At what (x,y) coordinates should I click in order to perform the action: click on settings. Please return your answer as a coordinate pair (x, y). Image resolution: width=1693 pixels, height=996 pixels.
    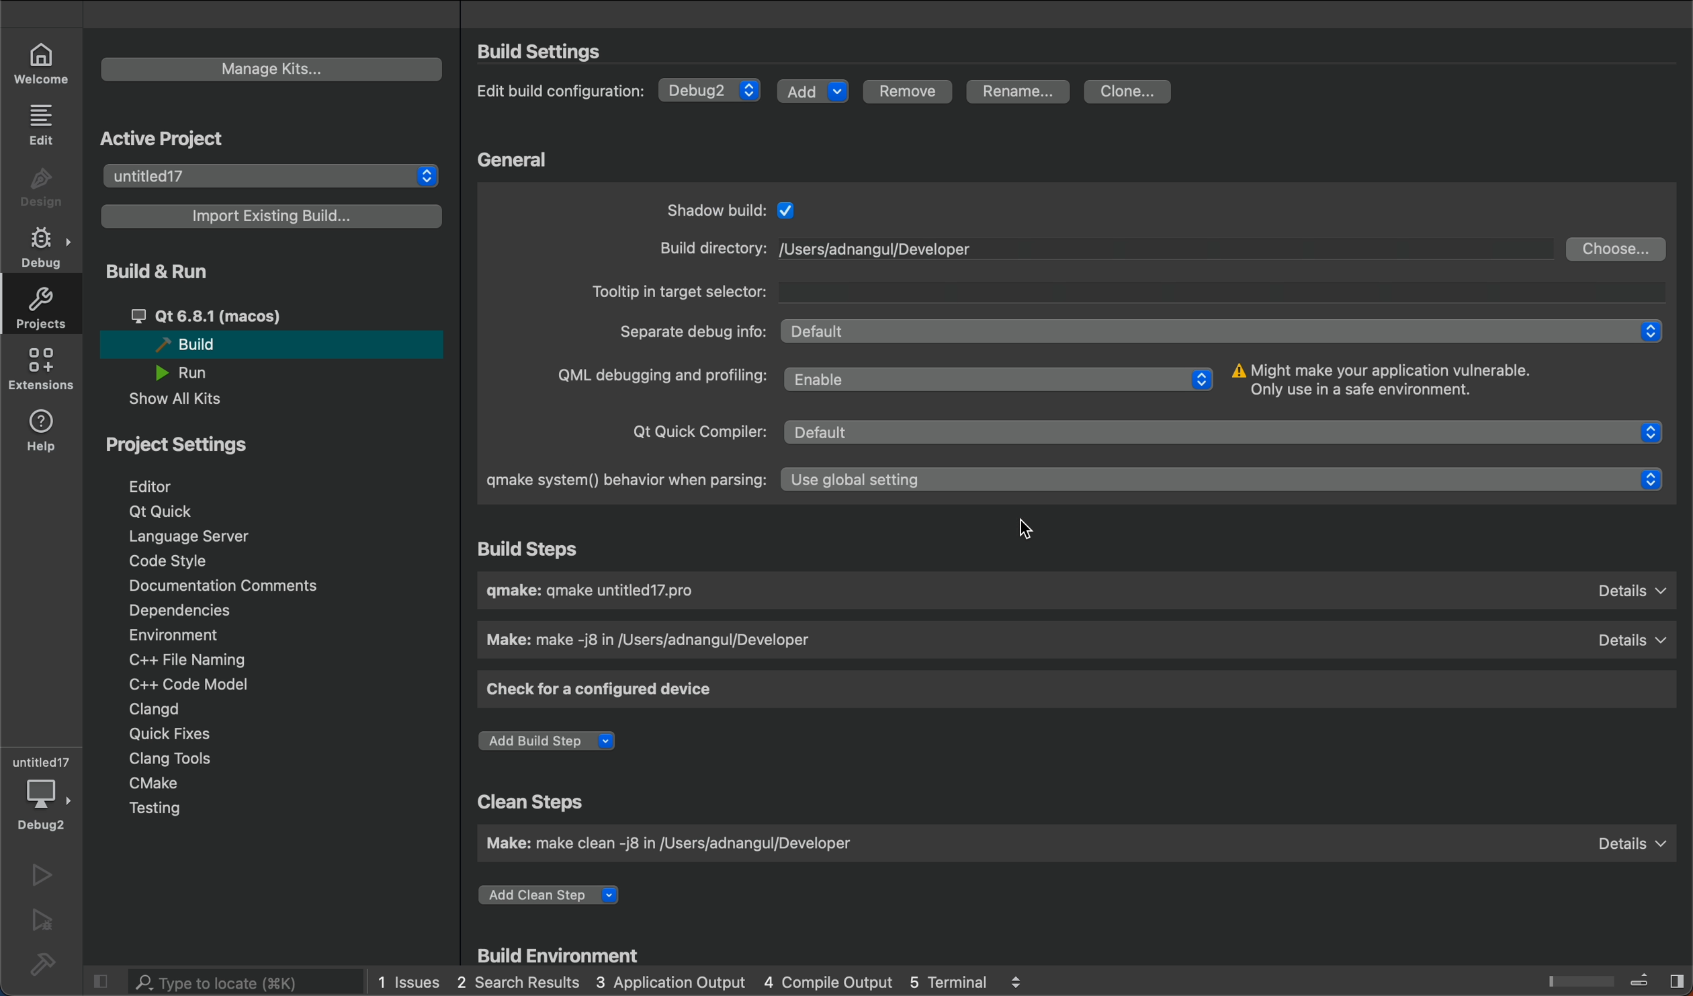
    Looking at the image, I should click on (546, 54).